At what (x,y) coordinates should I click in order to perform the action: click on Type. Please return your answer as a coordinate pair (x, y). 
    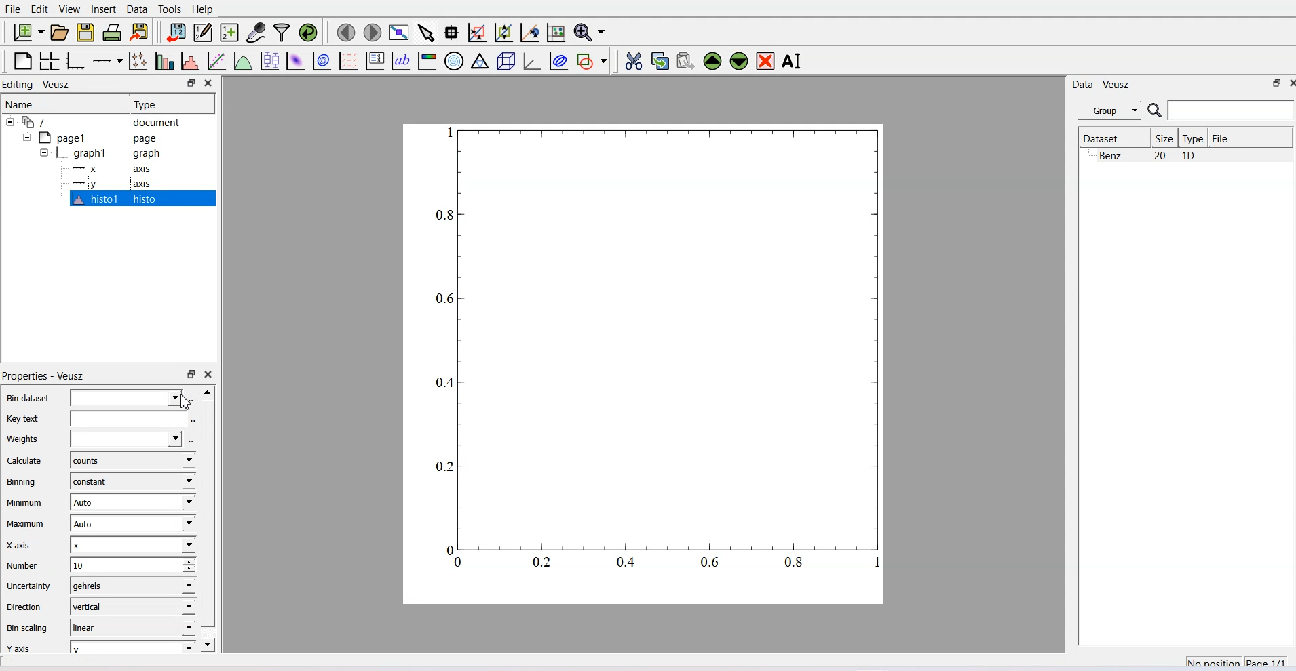
    Looking at the image, I should click on (1194, 138).